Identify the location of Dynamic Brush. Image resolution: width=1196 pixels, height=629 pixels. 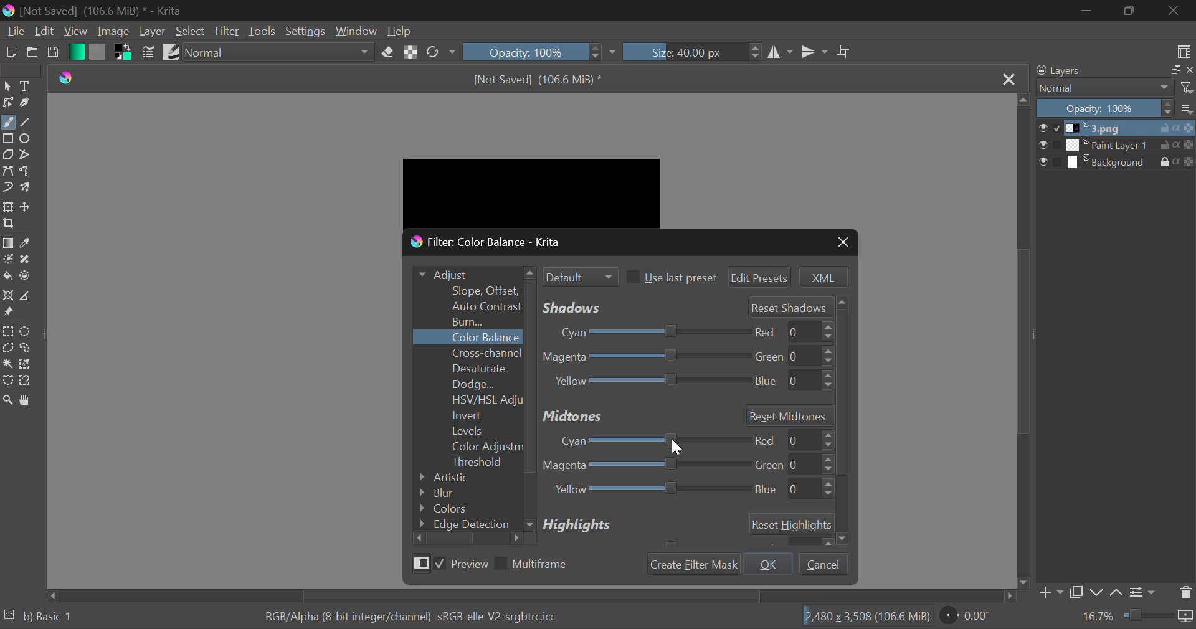
(8, 188).